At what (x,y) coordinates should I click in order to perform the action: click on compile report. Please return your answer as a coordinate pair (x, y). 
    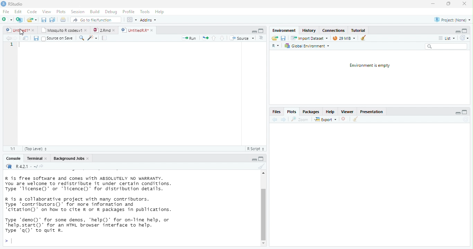
    Looking at the image, I should click on (105, 38).